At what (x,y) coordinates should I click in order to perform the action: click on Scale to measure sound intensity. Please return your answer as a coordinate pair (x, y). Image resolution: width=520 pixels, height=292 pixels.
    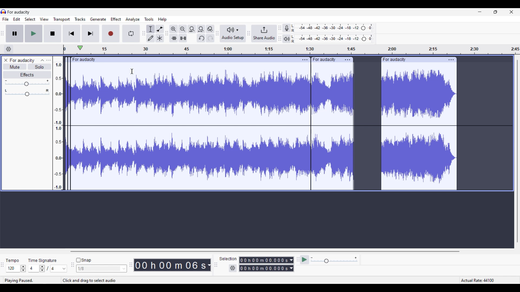
    Looking at the image, I should click on (58, 124).